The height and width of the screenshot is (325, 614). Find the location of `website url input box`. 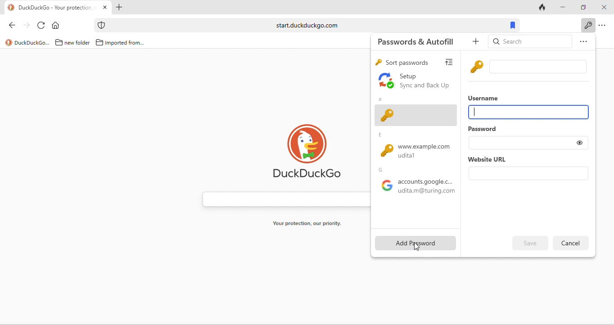

website url input box is located at coordinates (529, 174).